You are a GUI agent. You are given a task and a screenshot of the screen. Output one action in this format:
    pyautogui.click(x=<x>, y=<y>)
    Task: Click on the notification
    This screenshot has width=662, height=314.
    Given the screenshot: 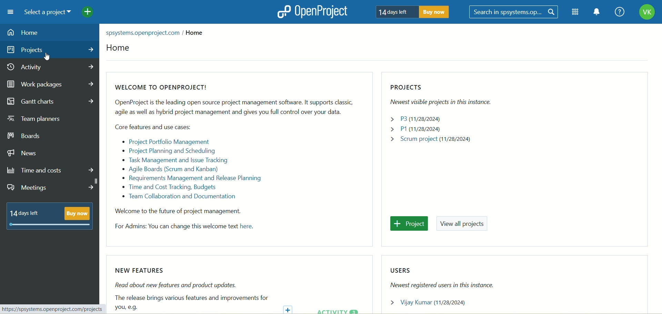 What is the action you would take?
    pyautogui.click(x=596, y=12)
    